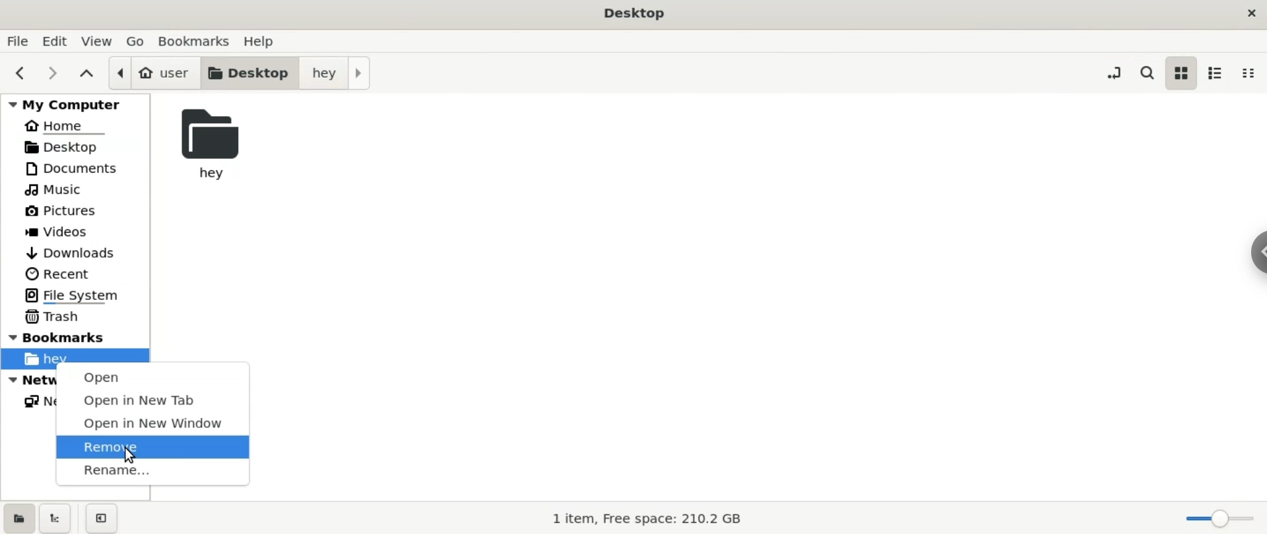 The image size is (1267, 534). Describe the element at coordinates (51, 74) in the screenshot. I see `next` at that location.